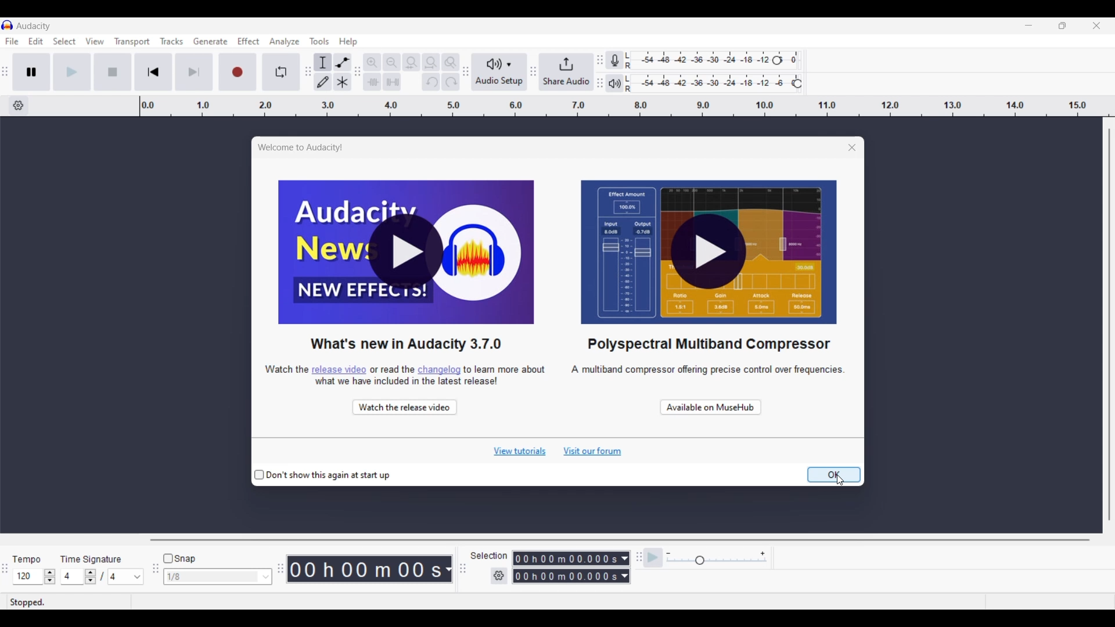 The image size is (1115, 627). I want to click on Selection duration, so click(566, 568).